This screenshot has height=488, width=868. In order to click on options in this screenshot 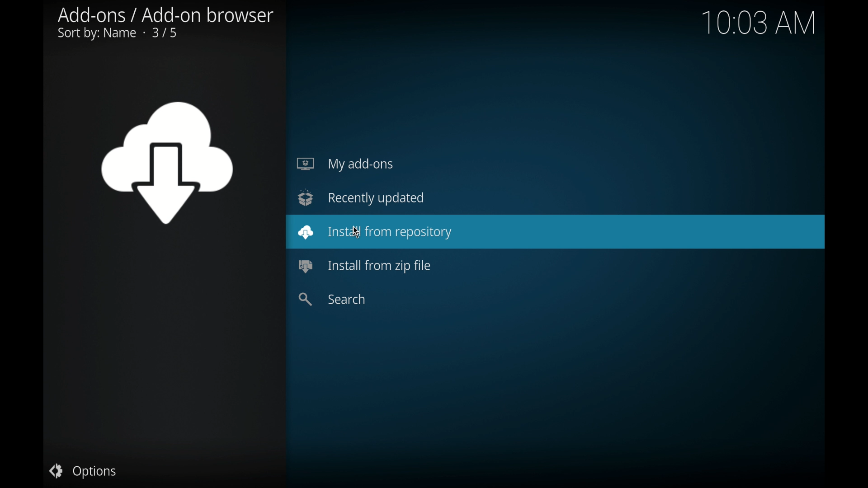, I will do `click(82, 472)`.